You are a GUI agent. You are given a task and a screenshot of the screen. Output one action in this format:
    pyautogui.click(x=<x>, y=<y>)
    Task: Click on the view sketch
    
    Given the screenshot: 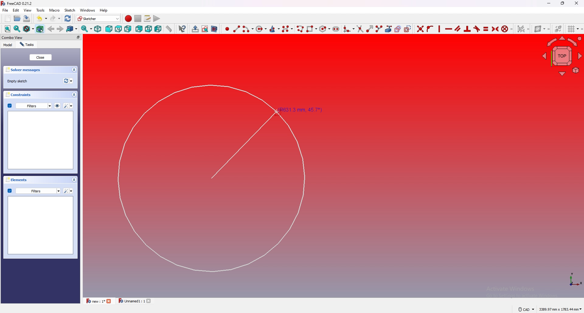 What is the action you would take?
    pyautogui.click(x=205, y=29)
    